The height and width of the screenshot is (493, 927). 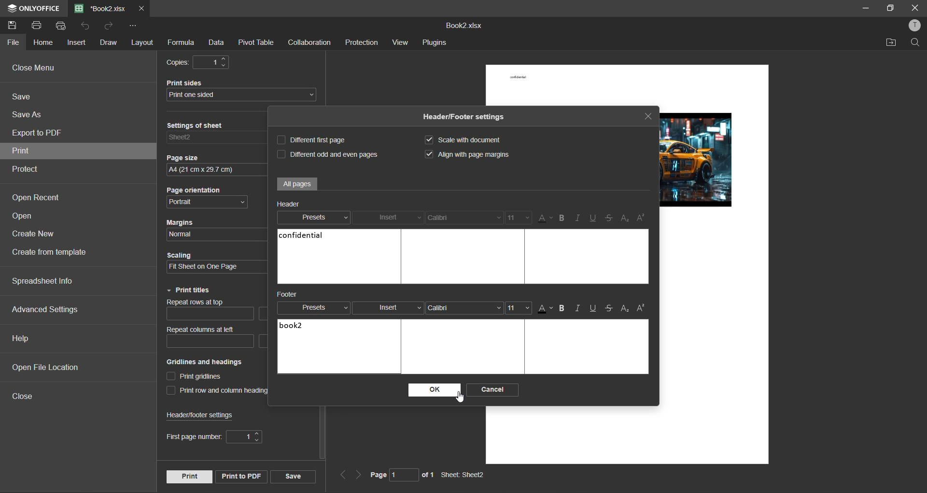 What do you see at coordinates (206, 362) in the screenshot?
I see `Gridlines and headings` at bounding box center [206, 362].